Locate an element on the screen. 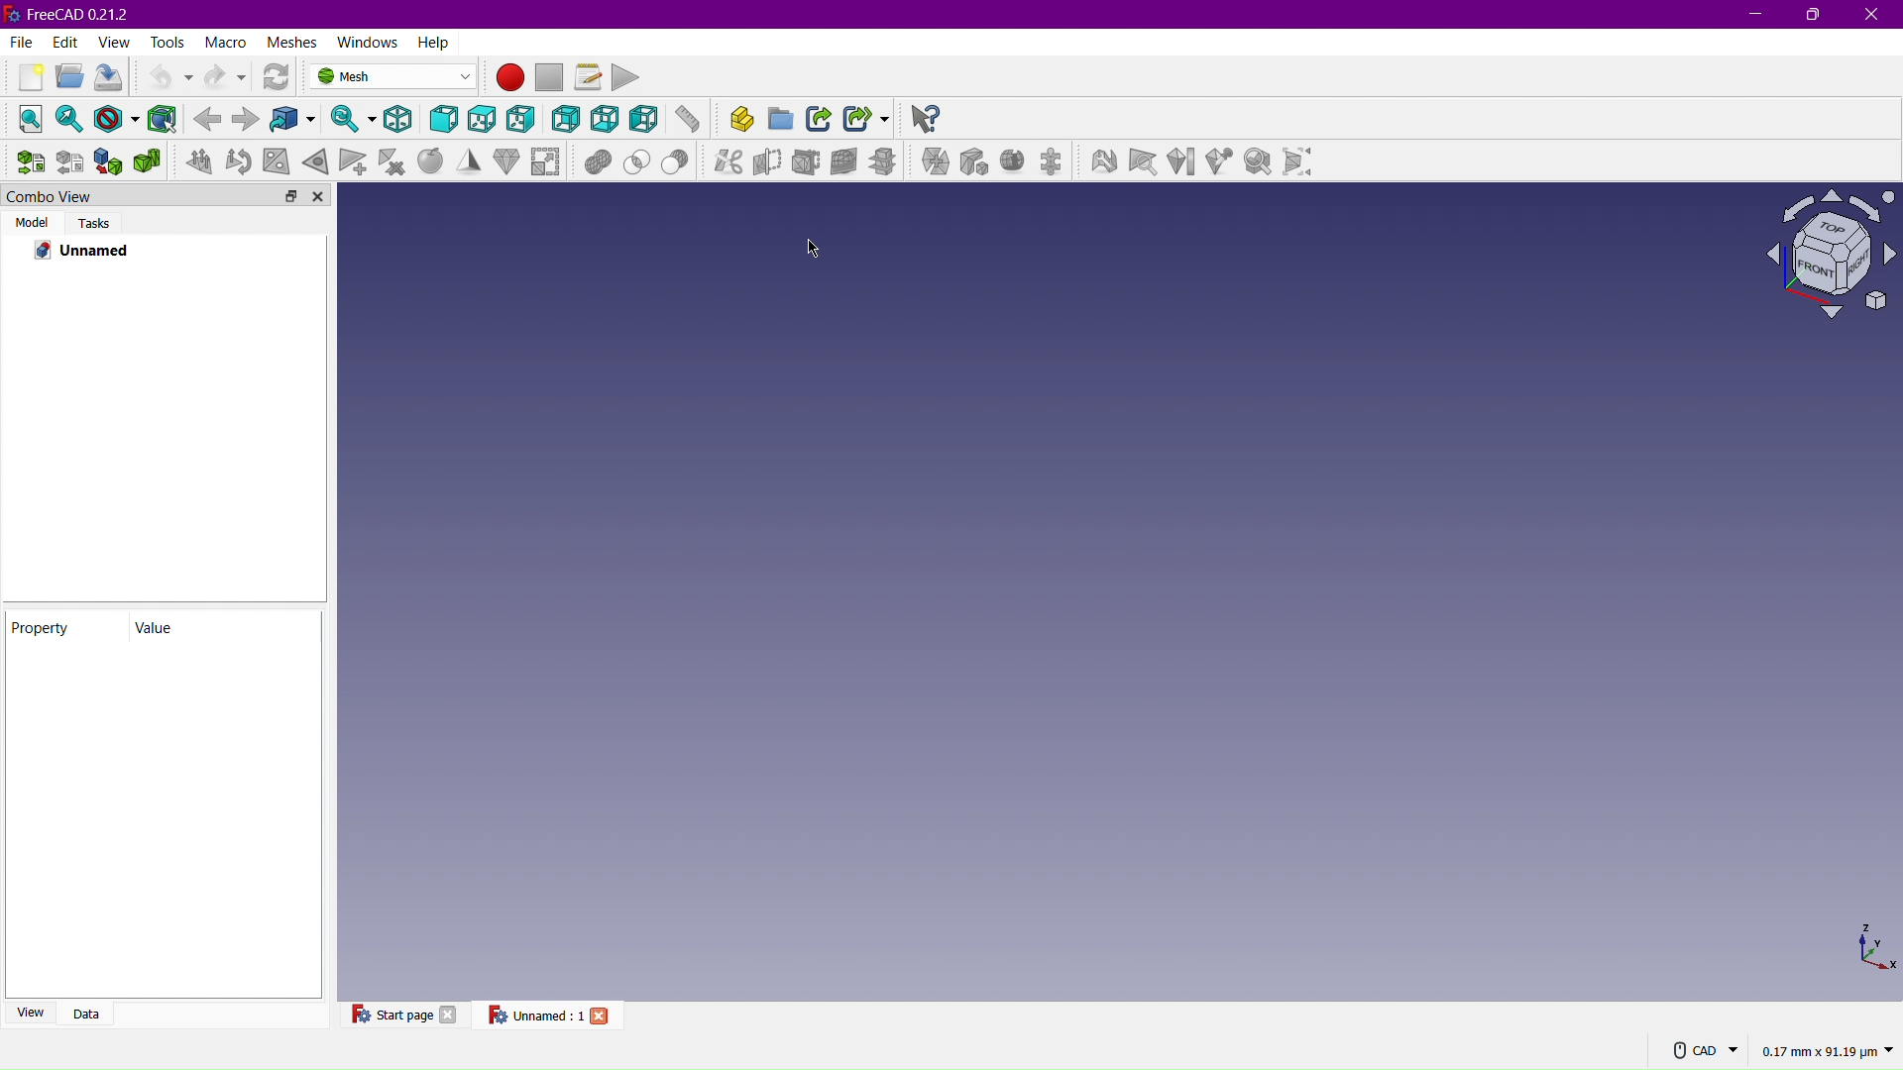  close is located at coordinates (603, 1015).